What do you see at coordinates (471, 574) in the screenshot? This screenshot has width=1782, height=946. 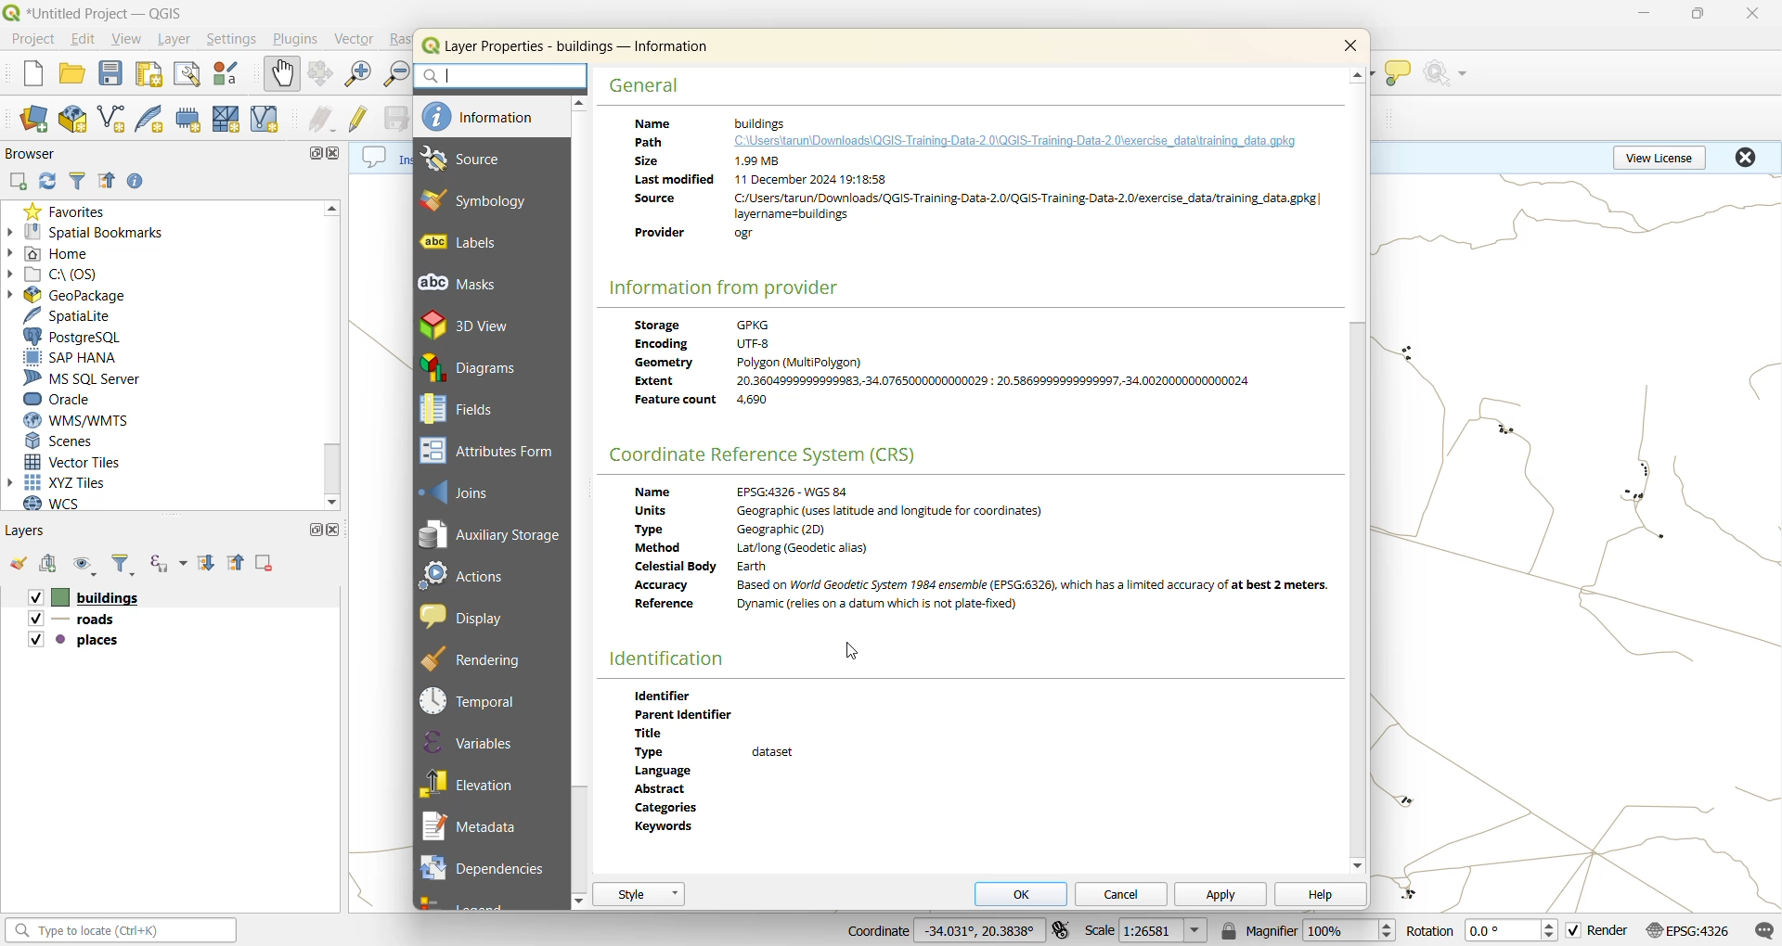 I see `actions` at bounding box center [471, 574].